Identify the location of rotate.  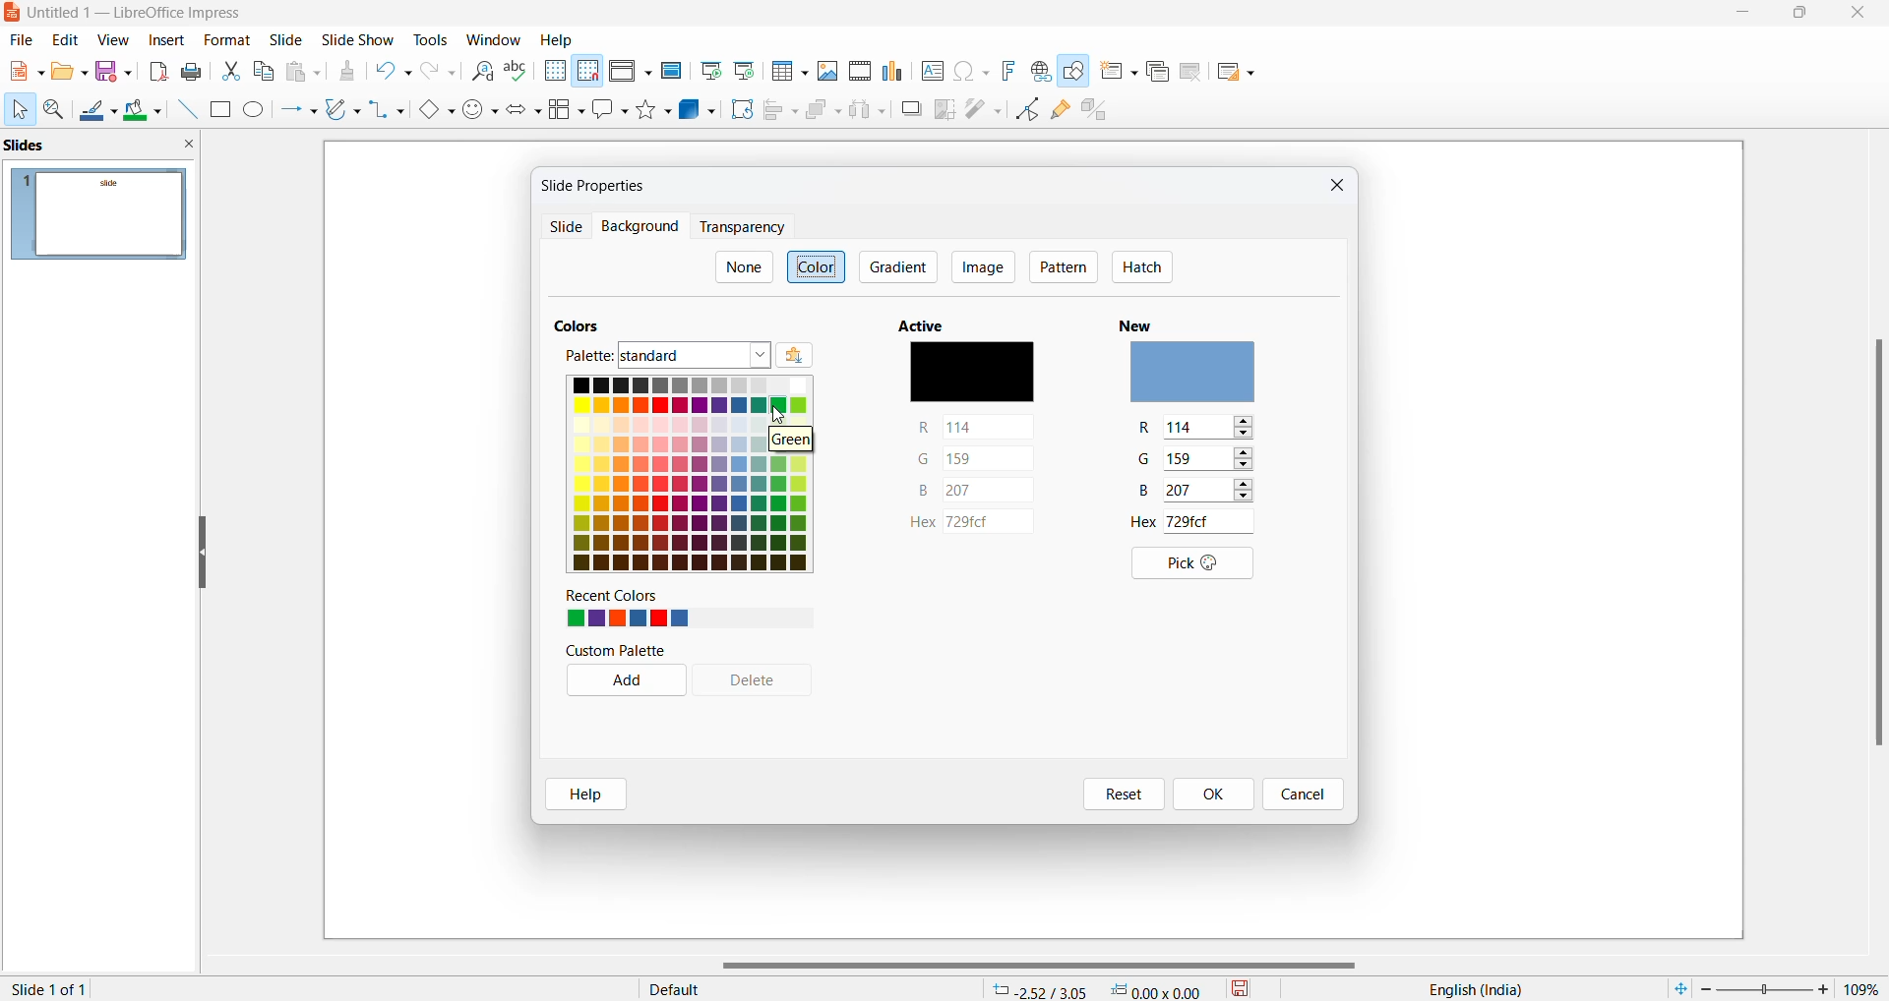
(740, 109).